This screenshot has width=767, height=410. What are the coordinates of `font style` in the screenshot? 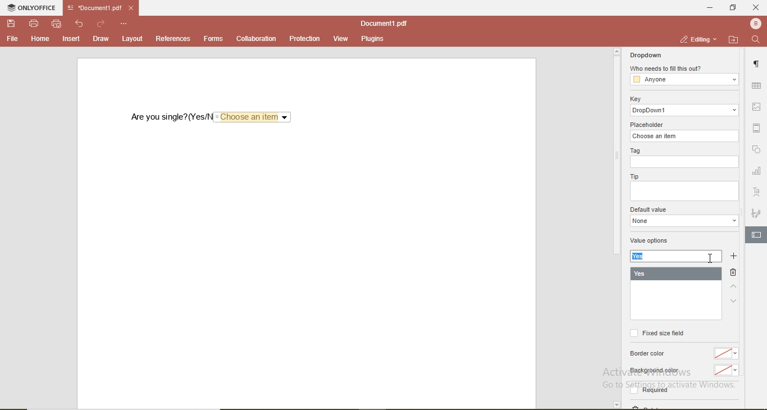 It's located at (758, 192).